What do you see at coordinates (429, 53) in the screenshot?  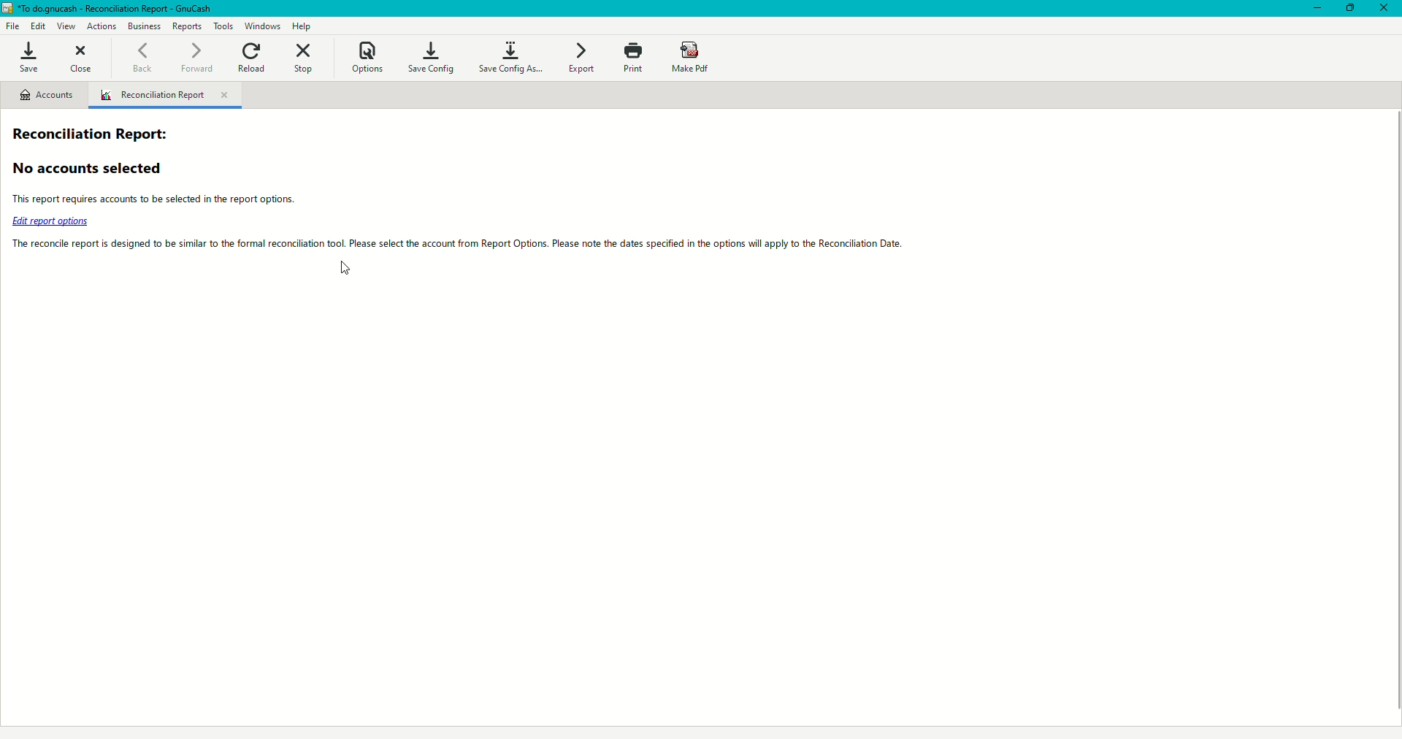 I see `Save Config` at bounding box center [429, 53].